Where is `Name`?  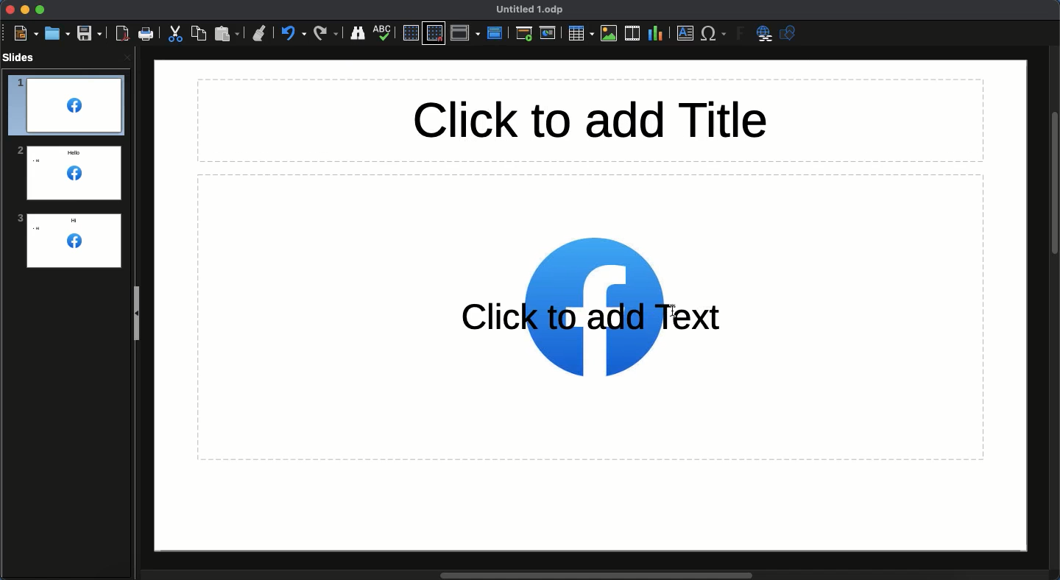
Name is located at coordinates (527, 9).